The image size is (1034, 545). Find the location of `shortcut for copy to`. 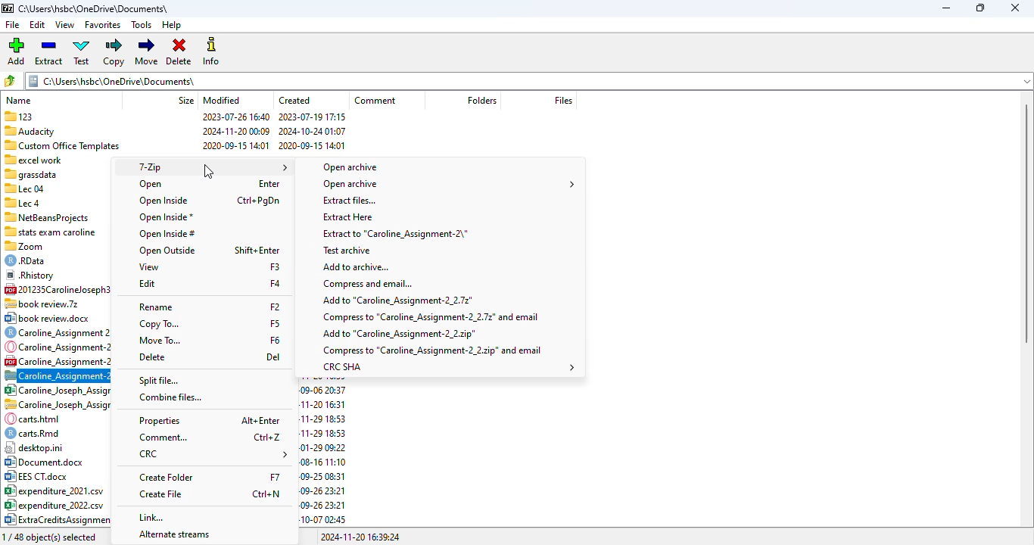

shortcut for copy to is located at coordinates (276, 323).